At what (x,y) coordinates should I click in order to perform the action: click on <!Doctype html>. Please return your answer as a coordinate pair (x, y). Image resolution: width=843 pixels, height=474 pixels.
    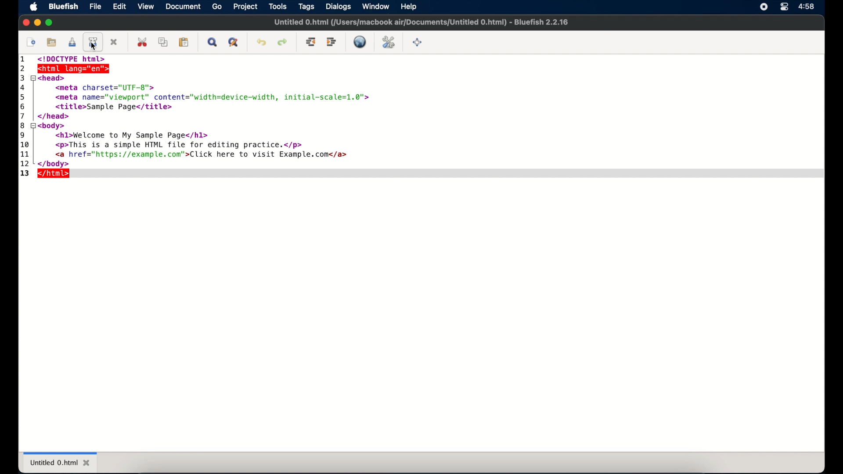
    Looking at the image, I should click on (73, 59).